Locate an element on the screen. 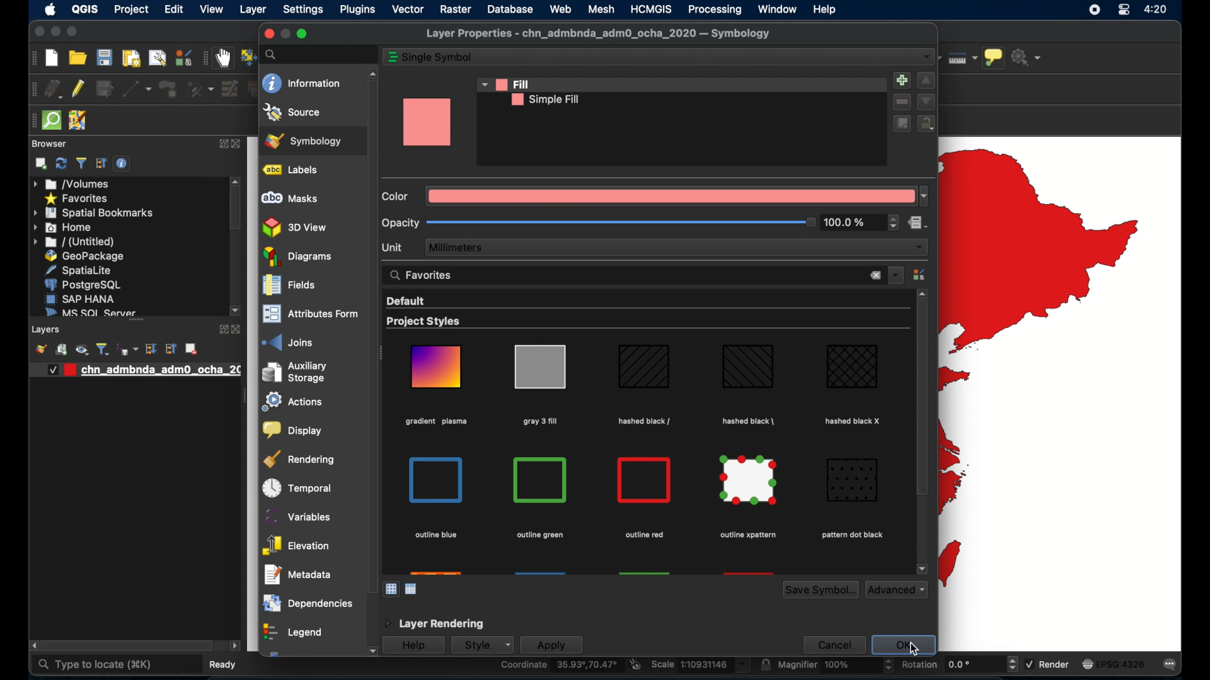 This screenshot has height=680, width=1210. no action selected is located at coordinates (1028, 57).